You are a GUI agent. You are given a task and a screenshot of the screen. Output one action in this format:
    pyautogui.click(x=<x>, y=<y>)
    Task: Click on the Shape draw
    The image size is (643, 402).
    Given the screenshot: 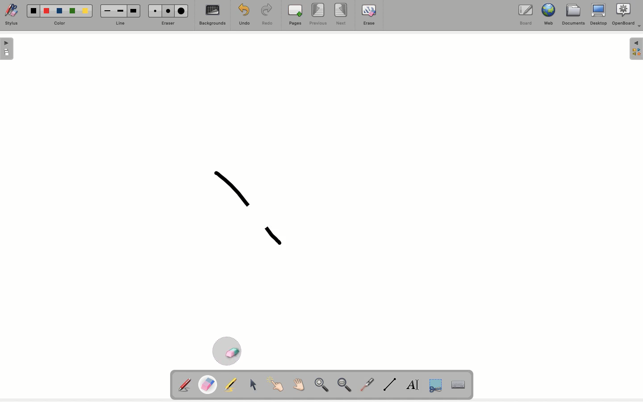 What is the action you would take?
    pyautogui.click(x=250, y=209)
    